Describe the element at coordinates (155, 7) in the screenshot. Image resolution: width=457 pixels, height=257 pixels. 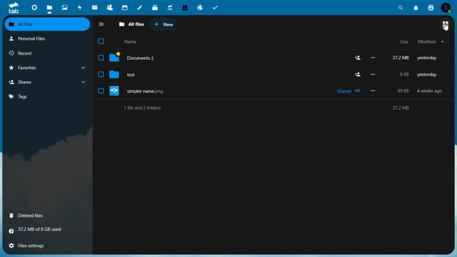
I see `deck` at that location.